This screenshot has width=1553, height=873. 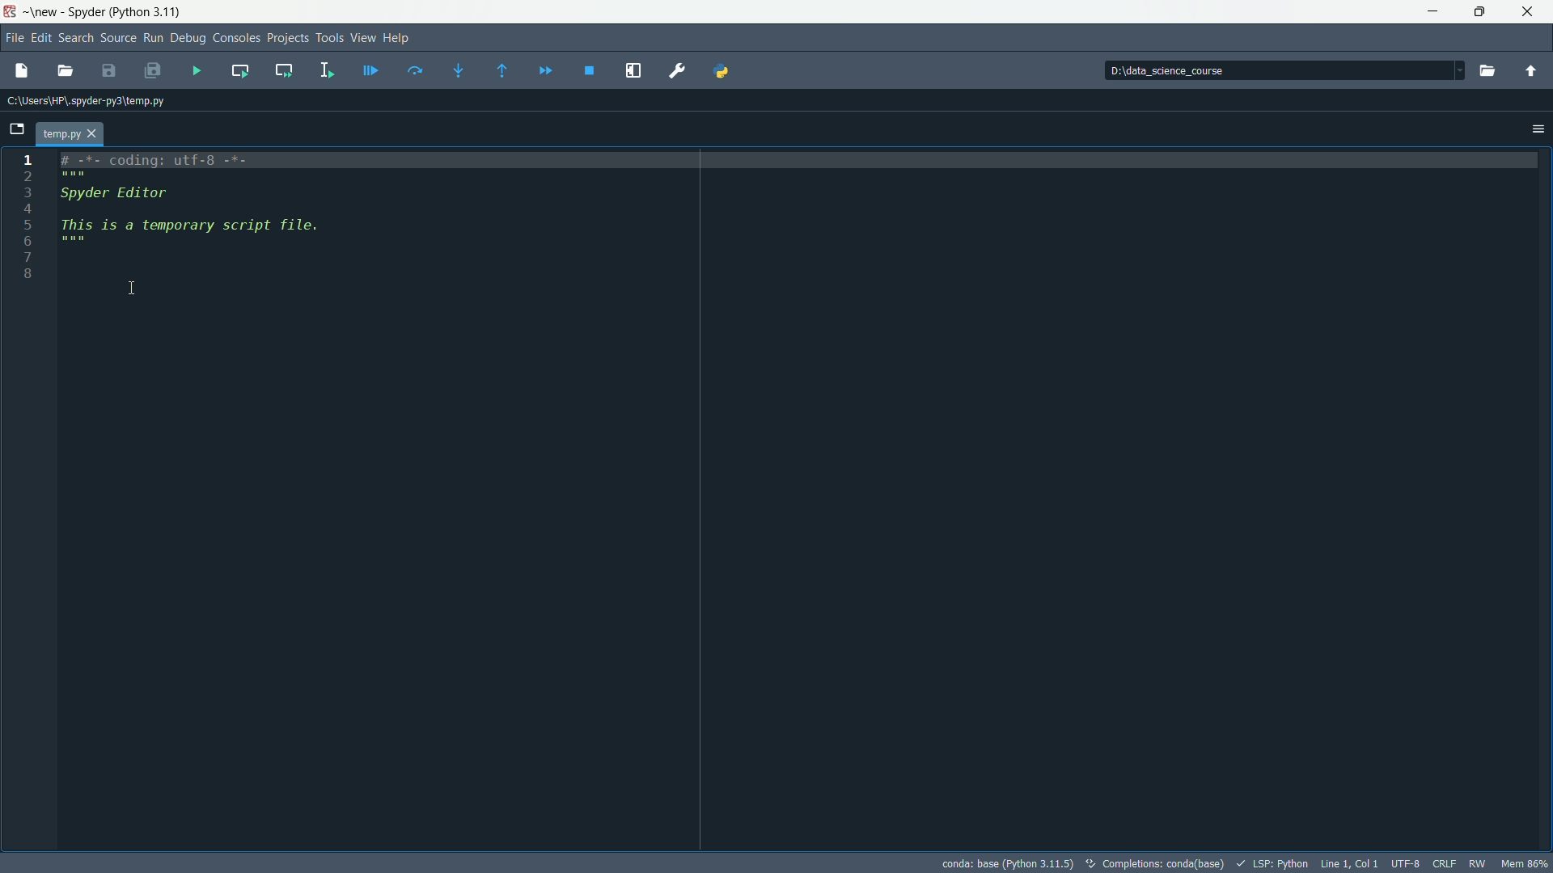 I want to click on 4, so click(x=75, y=208).